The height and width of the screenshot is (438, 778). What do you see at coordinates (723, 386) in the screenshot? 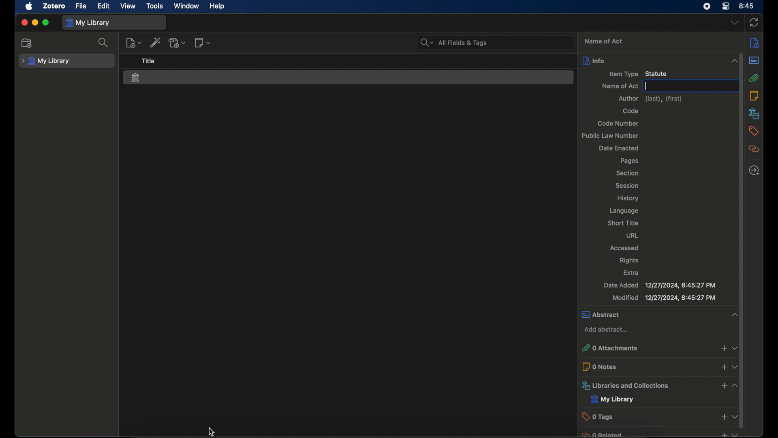
I see `add libraries` at bounding box center [723, 386].